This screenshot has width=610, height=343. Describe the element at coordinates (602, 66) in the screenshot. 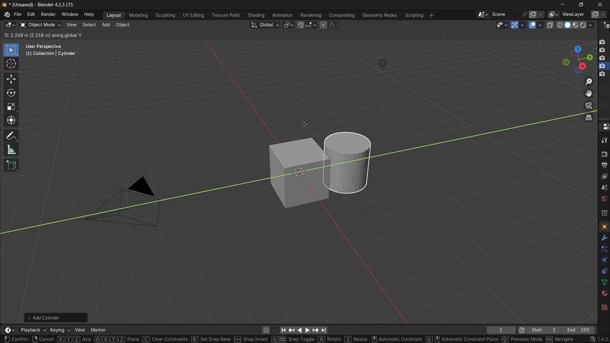

I see `capture` at that location.